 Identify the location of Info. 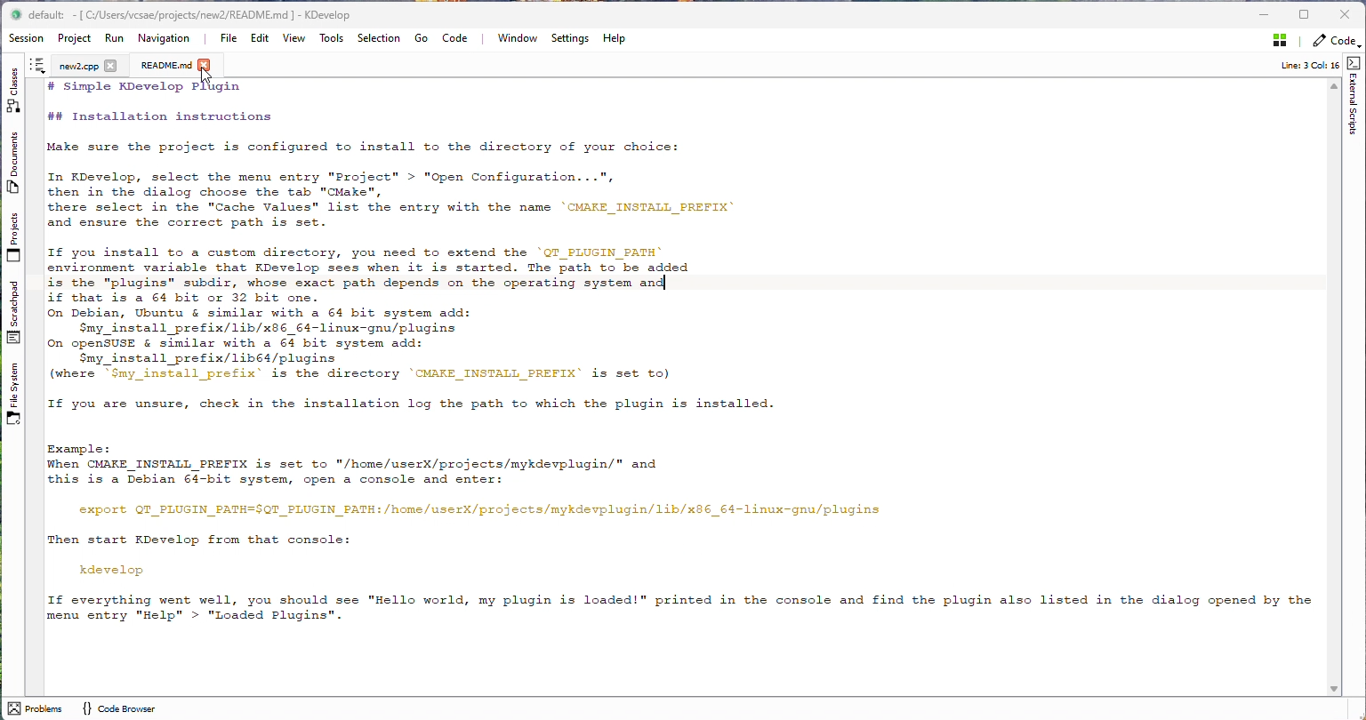
(1306, 64).